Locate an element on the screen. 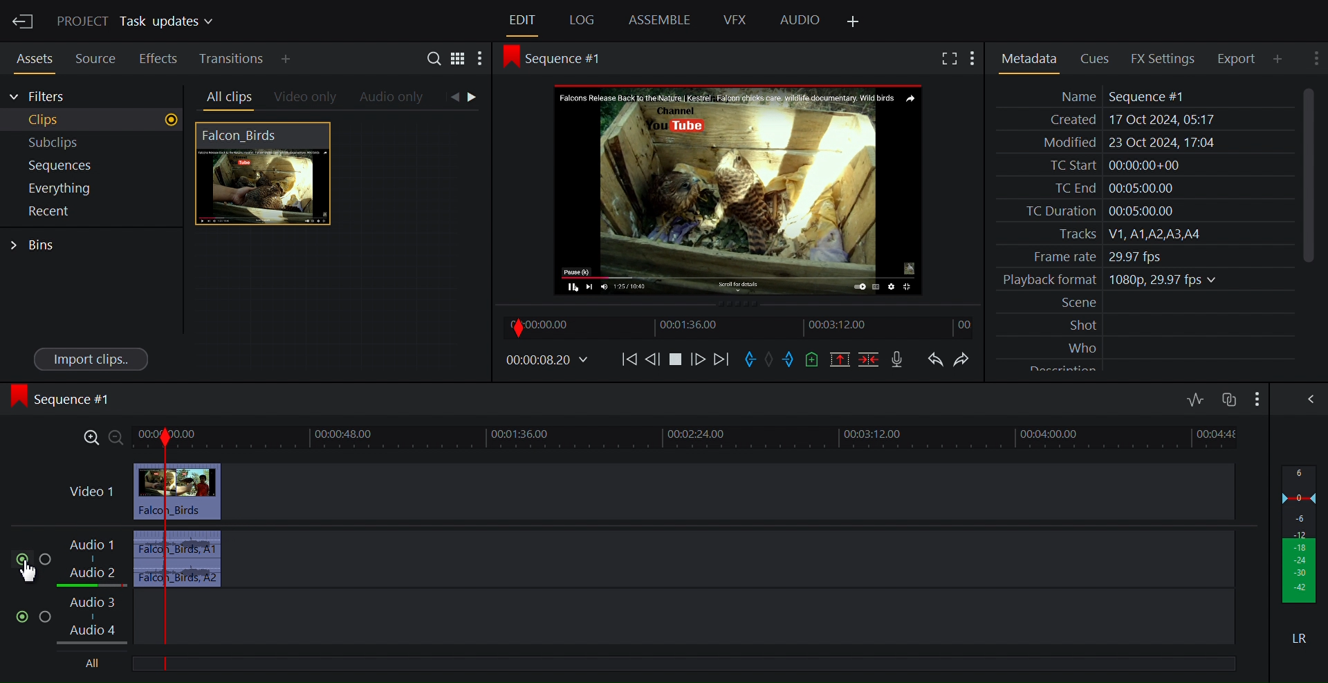 The image size is (1328, 683). Log is located at coordinates (582, 21).